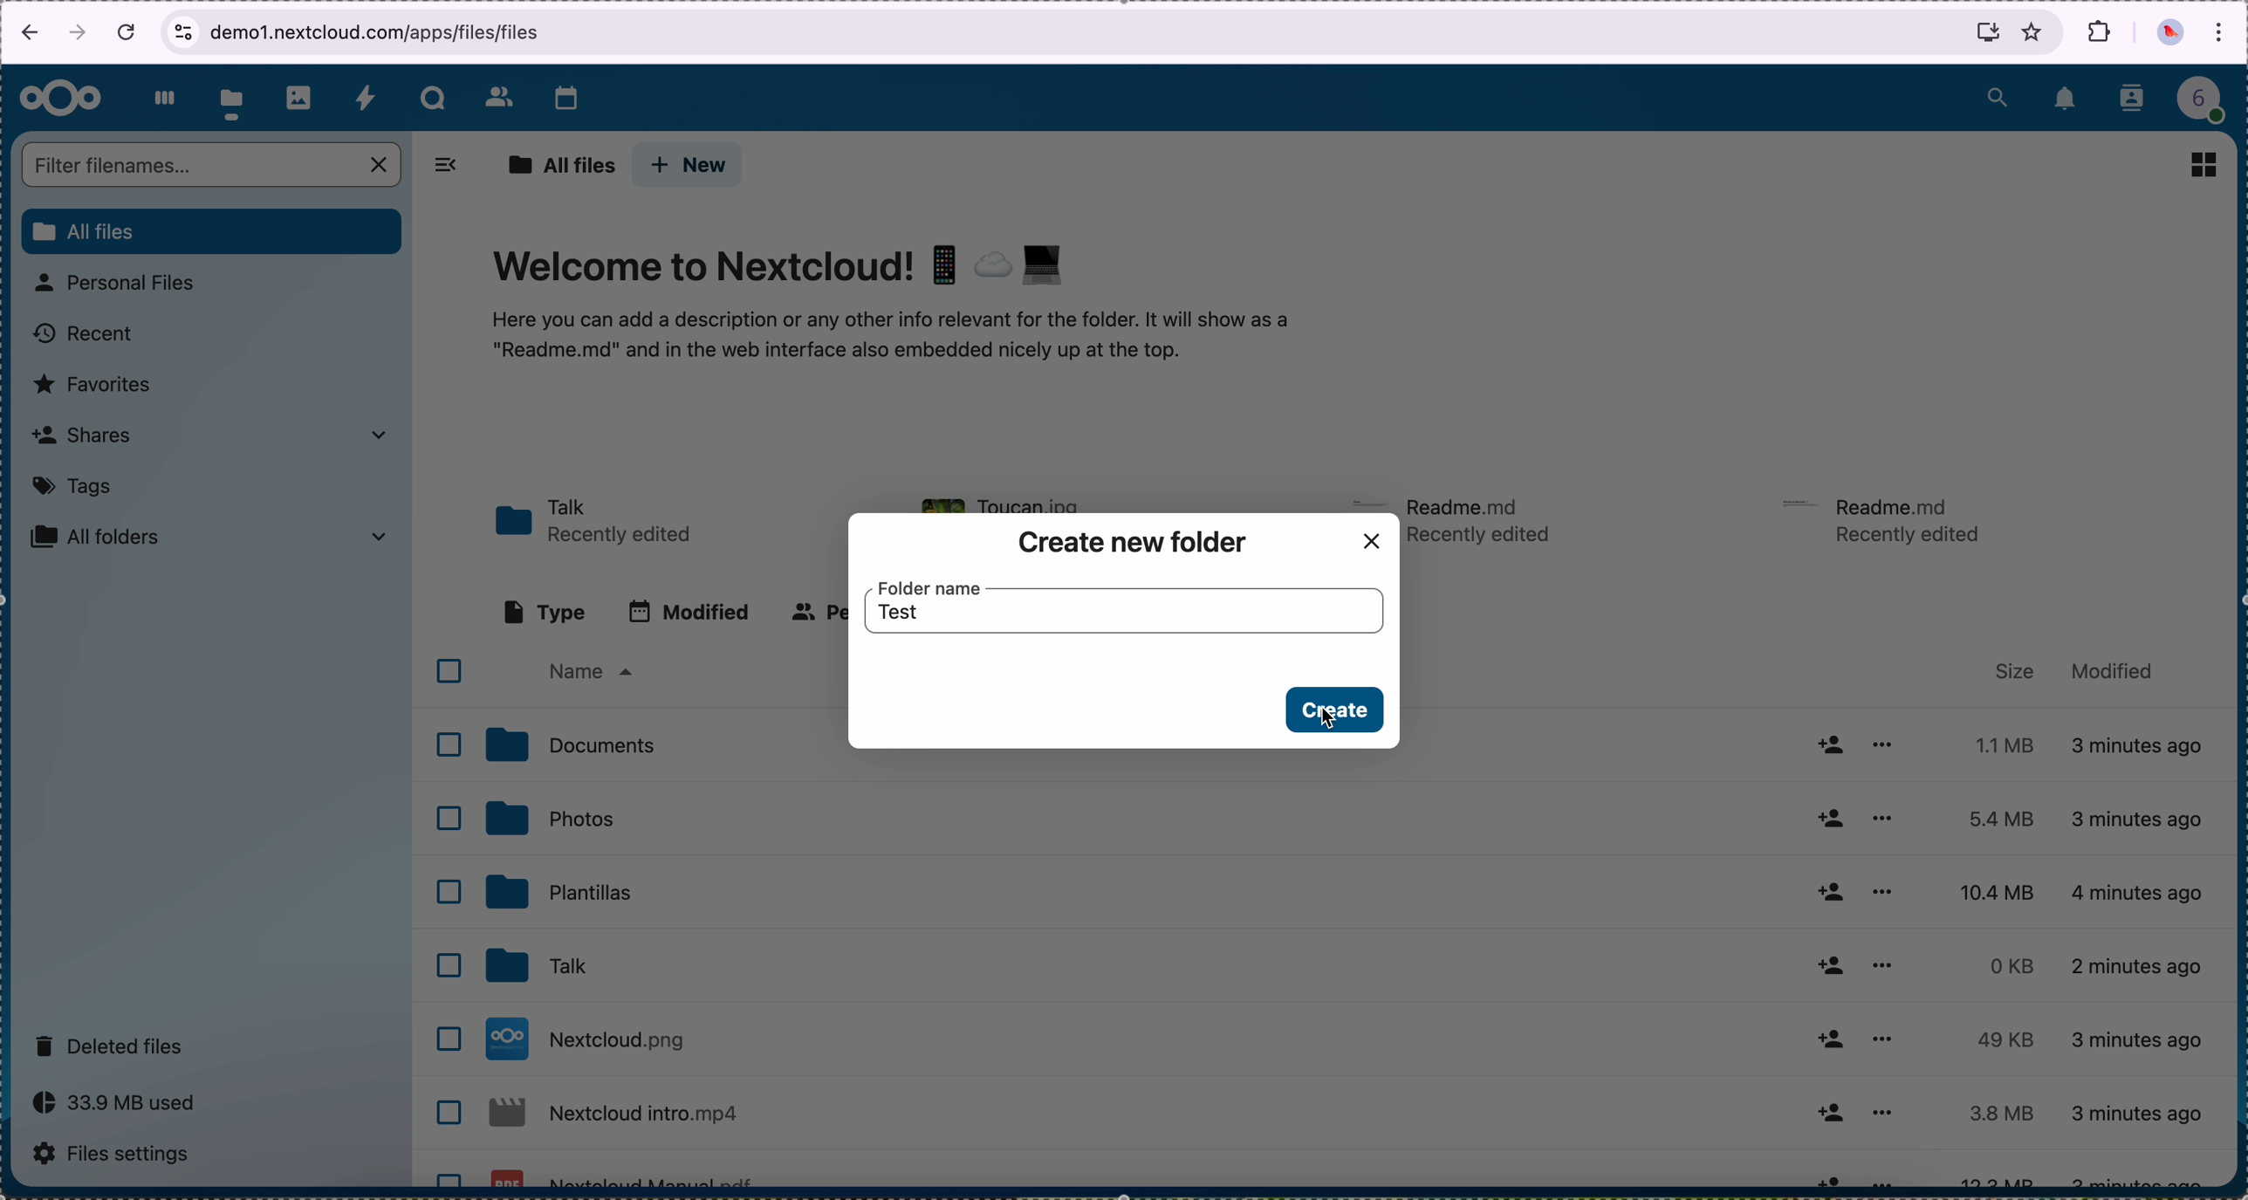 The height and width of the screenshot is (1200, 2248). Describe the element at coordinates (2101, 31) in the screenshot. I see `extensions` at that location.